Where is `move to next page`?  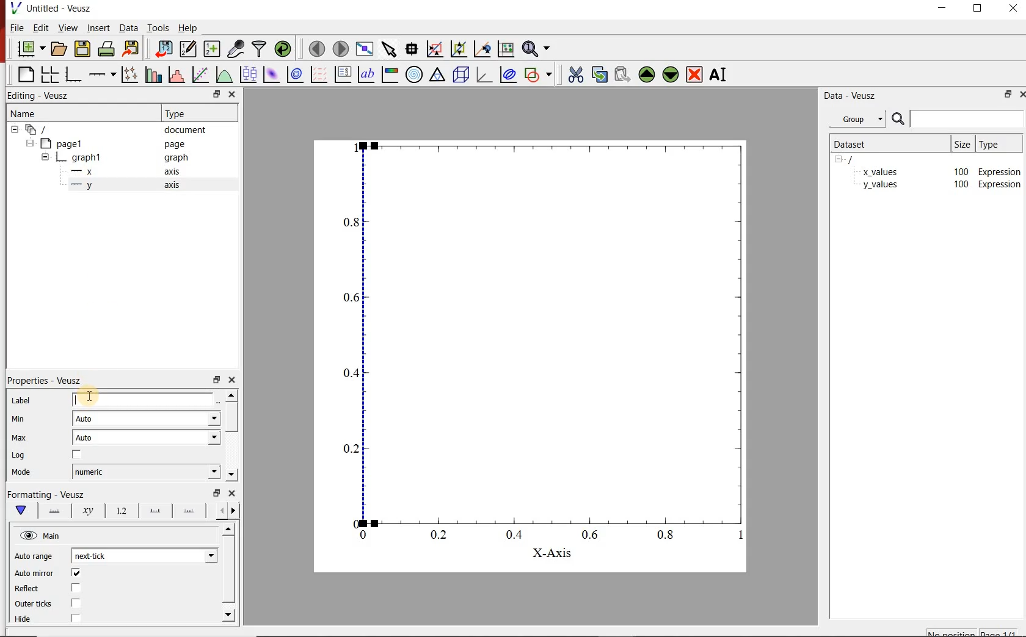 move to next page is located at coordinates (341, 49).